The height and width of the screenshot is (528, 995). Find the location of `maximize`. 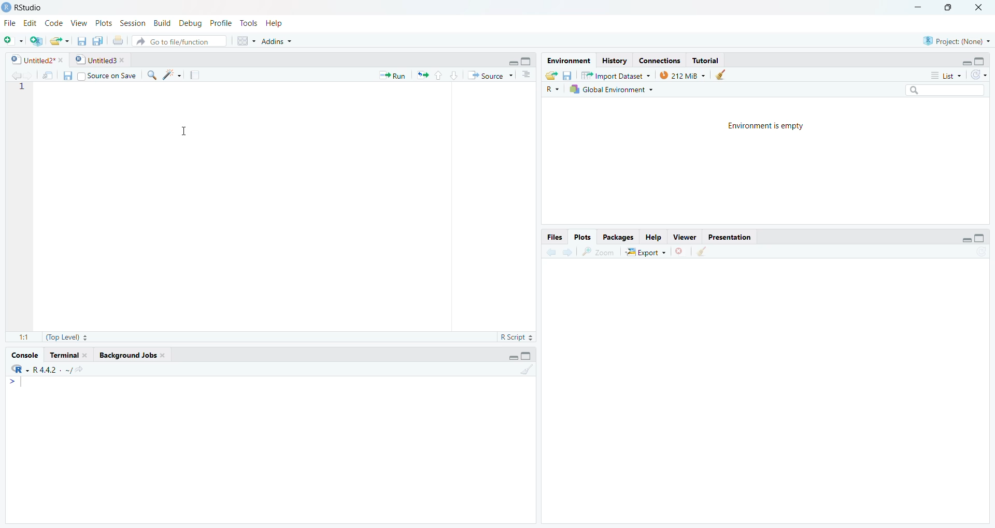

maximize is located at coordinates (984, 62).